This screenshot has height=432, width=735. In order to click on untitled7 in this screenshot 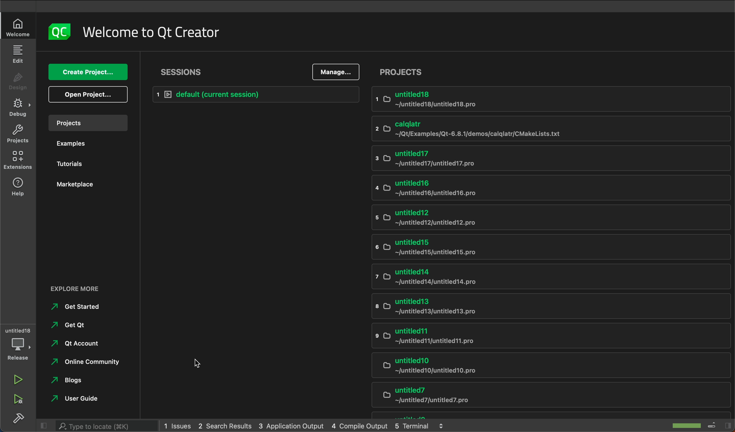, I will do `click(542, 396)`.